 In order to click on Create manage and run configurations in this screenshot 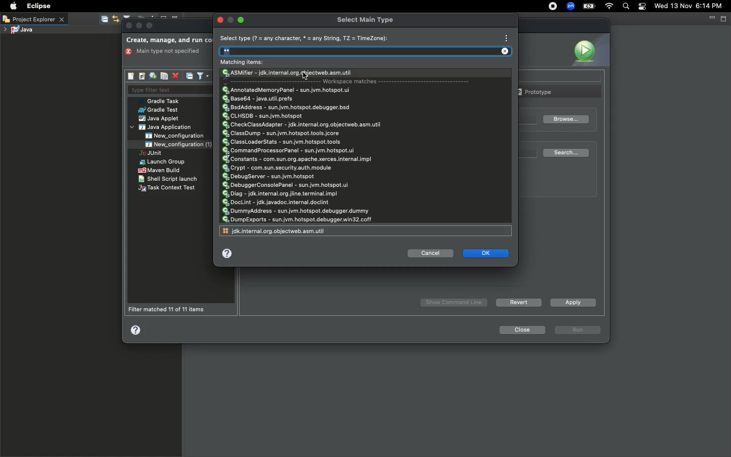, I will do `click(169, 41)`.